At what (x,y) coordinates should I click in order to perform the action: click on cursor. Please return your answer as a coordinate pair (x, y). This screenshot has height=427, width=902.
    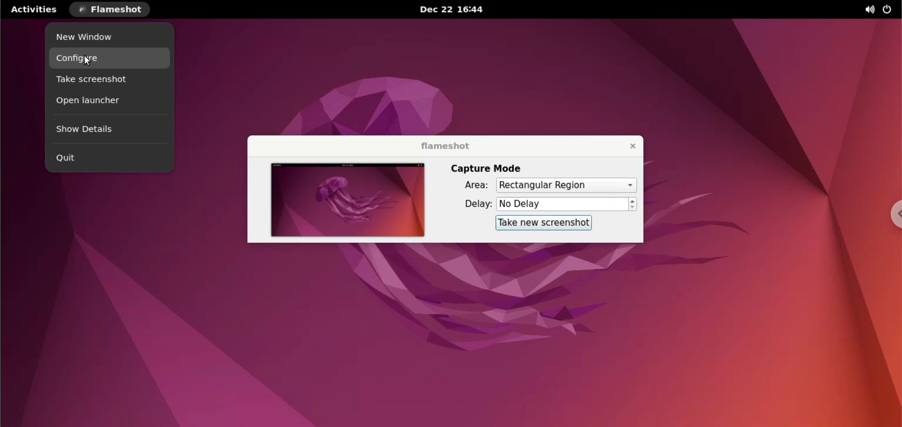
    Looking at the image, I should click on (93, 60).